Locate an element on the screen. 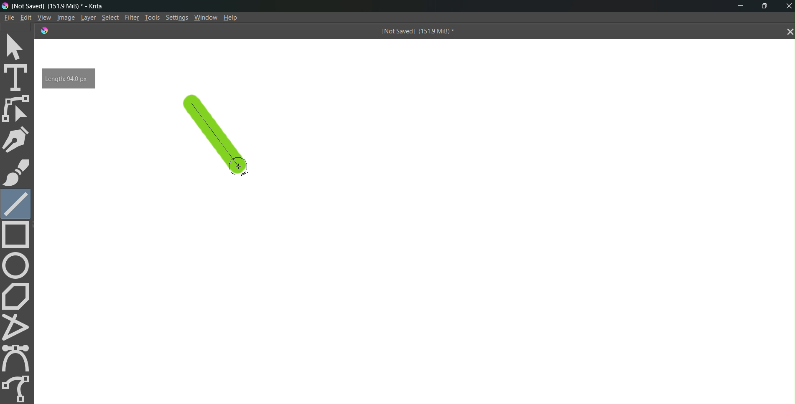 This screenshot has width=795, height=404. curve tool is located at coordinates (19, 358).